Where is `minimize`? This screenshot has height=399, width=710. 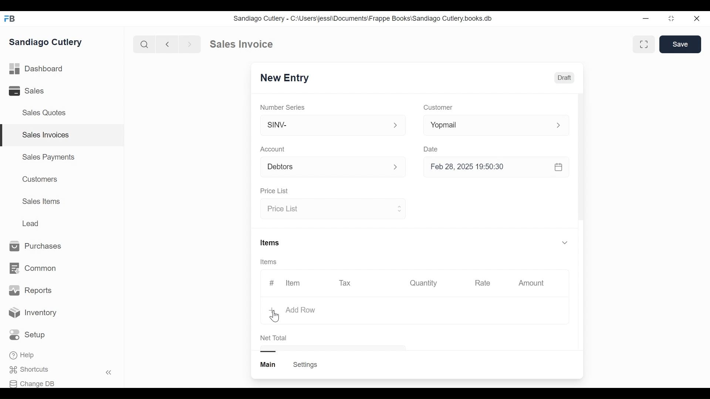
minimize is located at coordinates (646, 18).